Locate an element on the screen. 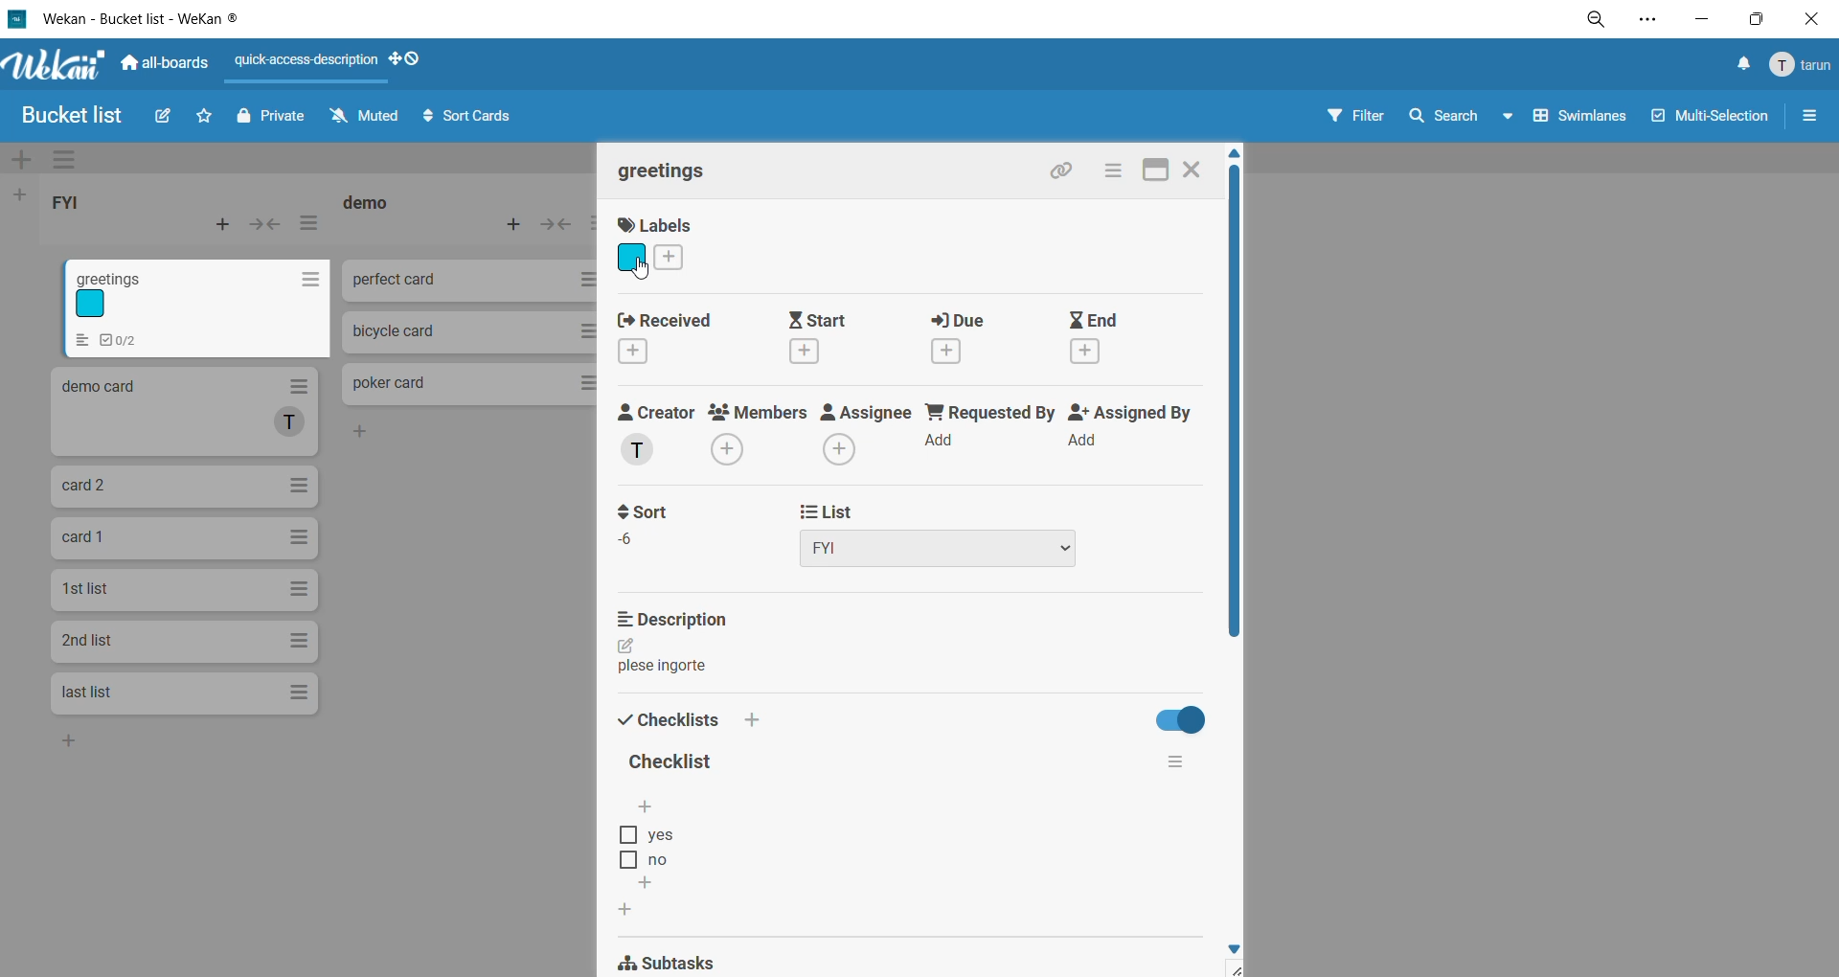 The height and width of the screenshot is (977, 1839). zoom is located at coordinates (1595, 21).